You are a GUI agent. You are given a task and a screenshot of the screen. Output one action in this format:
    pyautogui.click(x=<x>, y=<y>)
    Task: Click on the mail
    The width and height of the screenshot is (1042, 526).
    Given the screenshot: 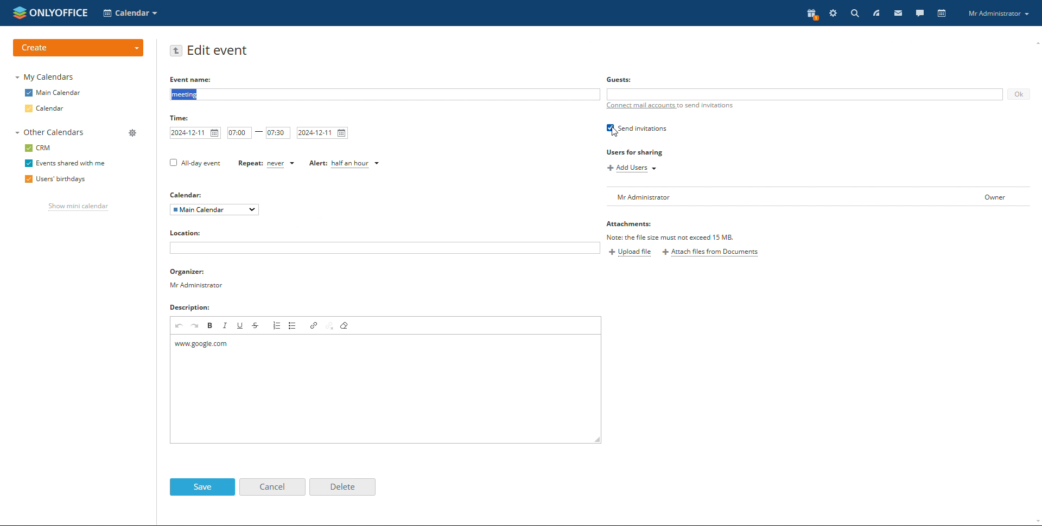 What is the action you would take?
    pyautogui.click(x=899, y=13)
    